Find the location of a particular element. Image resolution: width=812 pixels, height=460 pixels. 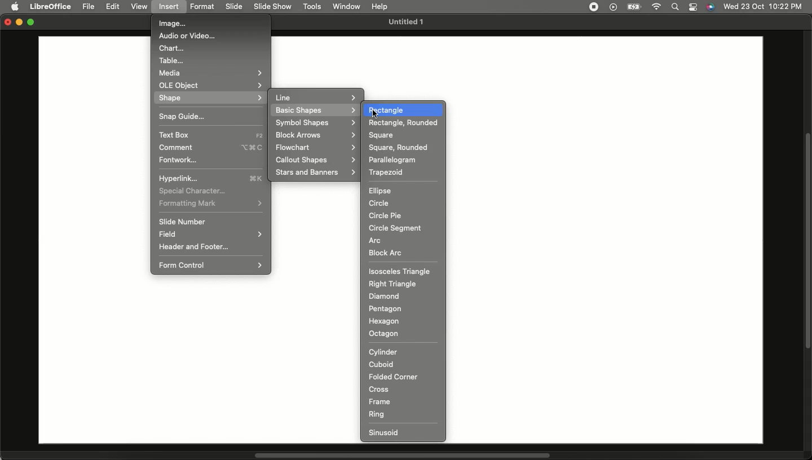

Maximize is located at coordinates (33, 23).